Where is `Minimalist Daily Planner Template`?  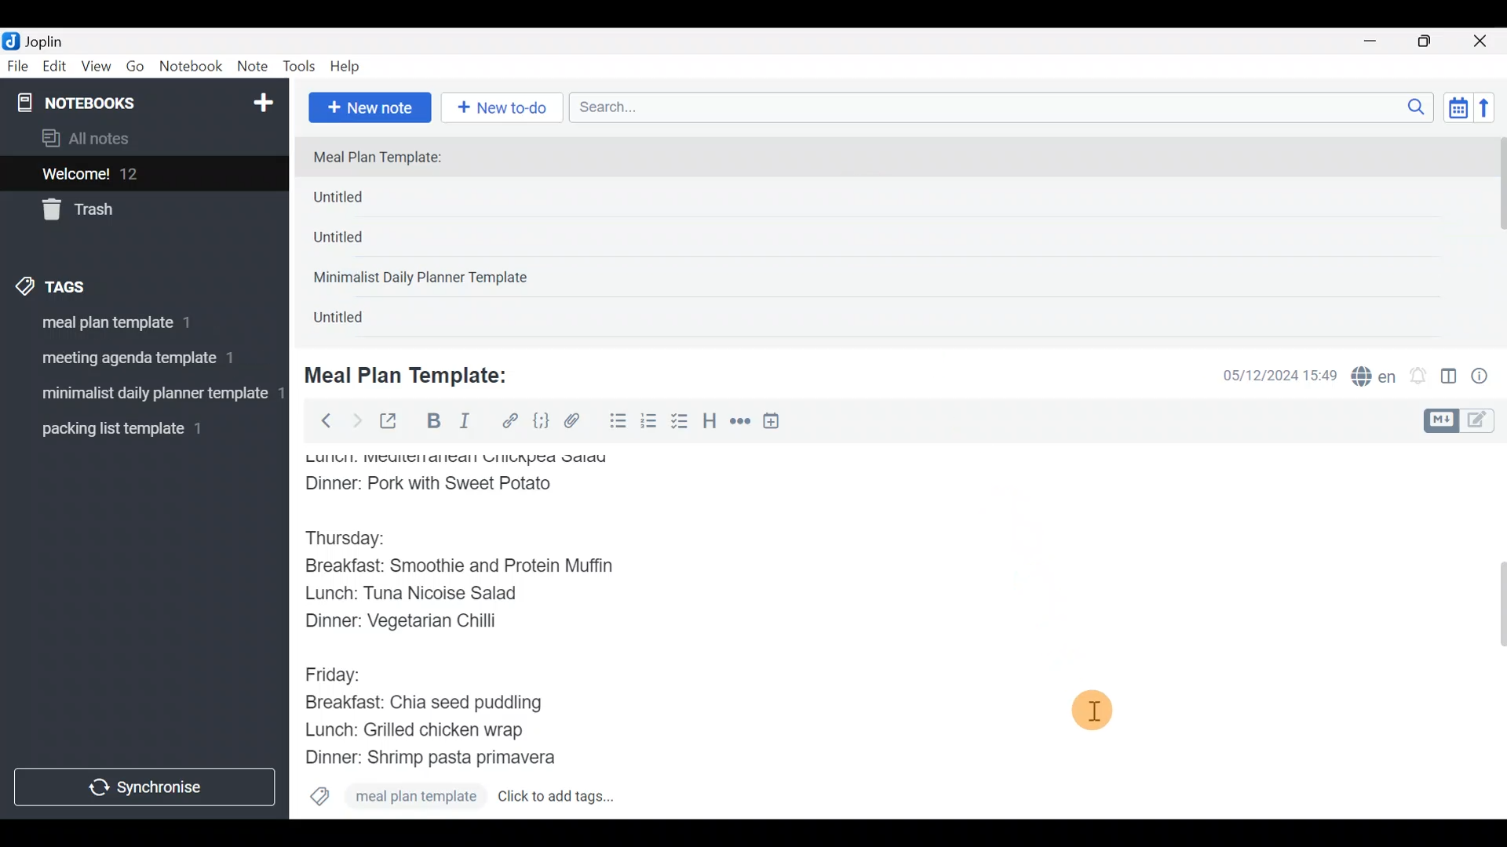
Minimalist Daily Planner Template is located at coordinates (425, 279).